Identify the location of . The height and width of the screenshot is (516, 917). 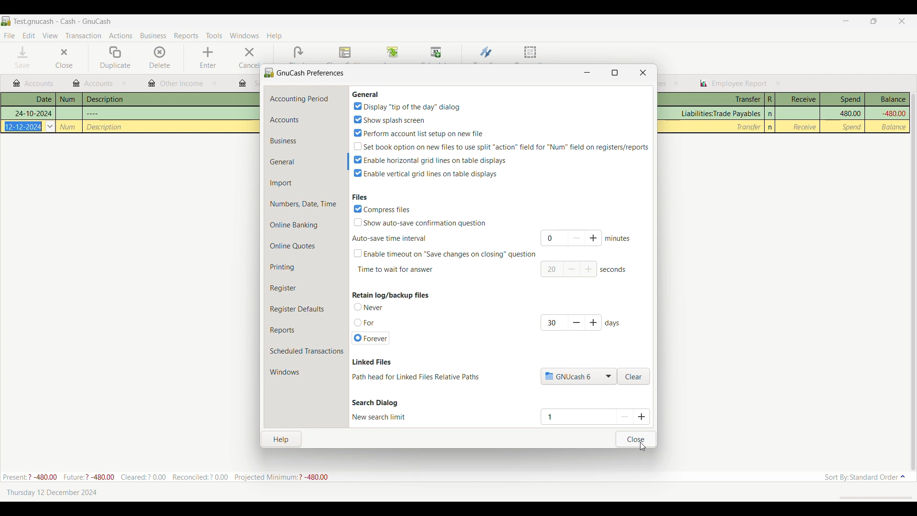
(24, 126).